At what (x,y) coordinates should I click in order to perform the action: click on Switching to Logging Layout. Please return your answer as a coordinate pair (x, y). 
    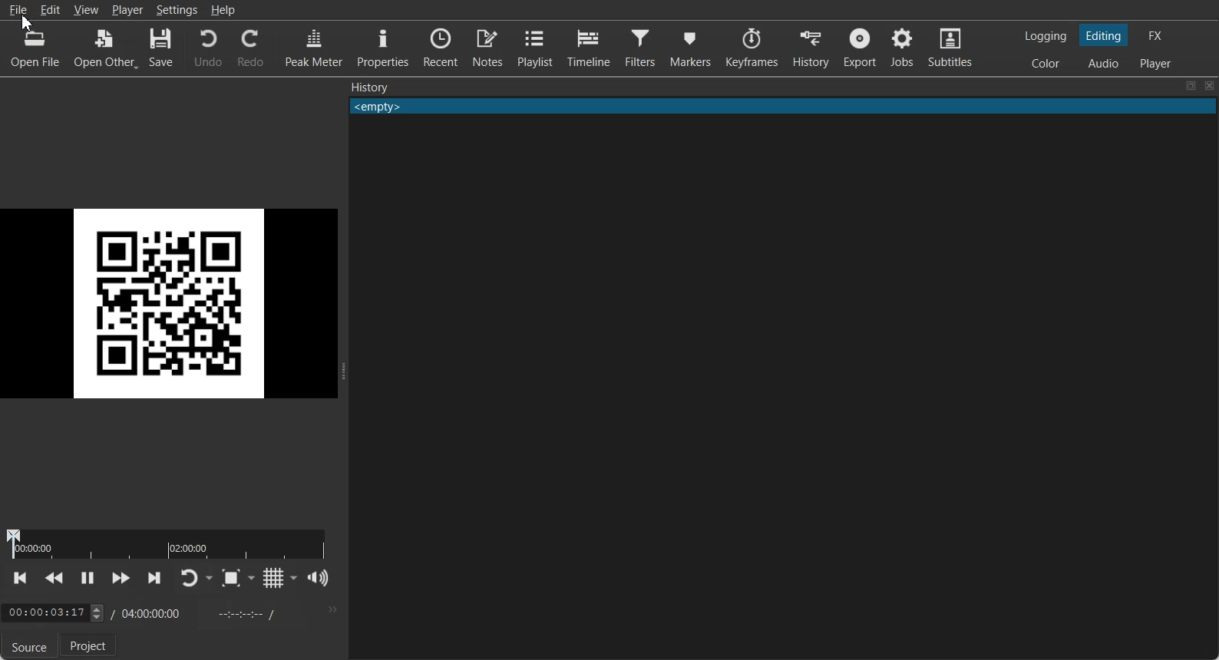
    Looking at the image, I should click on (1045, 36).